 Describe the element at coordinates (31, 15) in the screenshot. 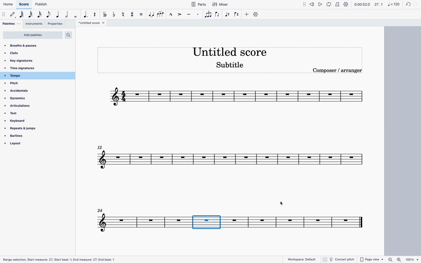

I see `32nd note` at that location.